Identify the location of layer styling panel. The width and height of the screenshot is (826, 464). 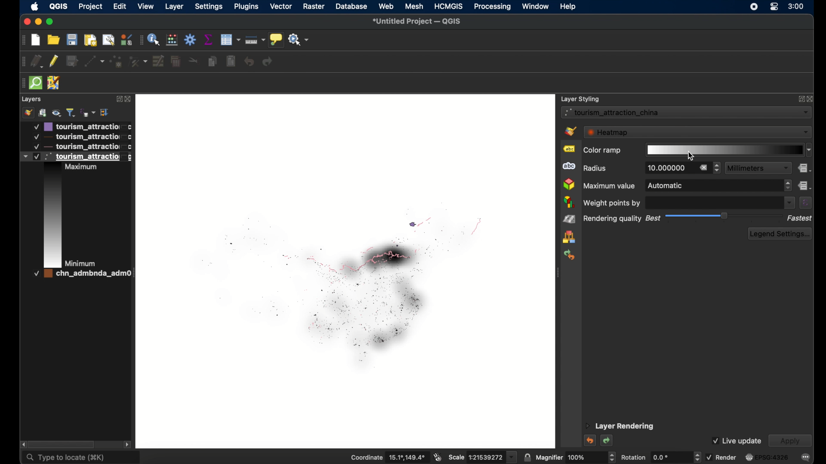
(580, 98).